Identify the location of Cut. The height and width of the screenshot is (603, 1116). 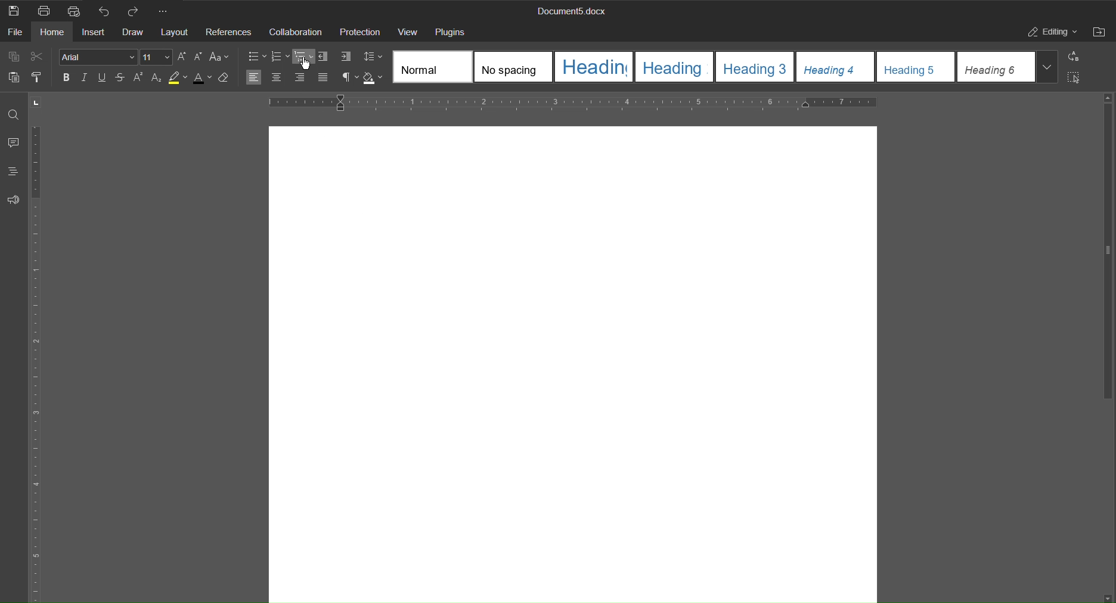
(40, 57).